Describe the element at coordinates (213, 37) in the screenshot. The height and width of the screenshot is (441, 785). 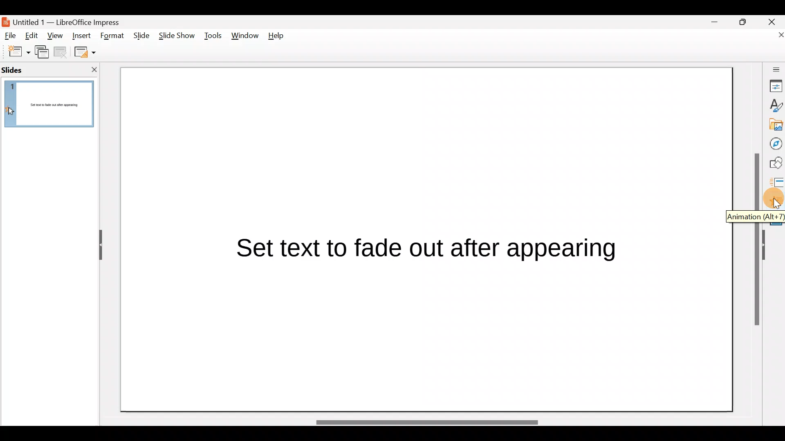
I see `Tools` at that location.